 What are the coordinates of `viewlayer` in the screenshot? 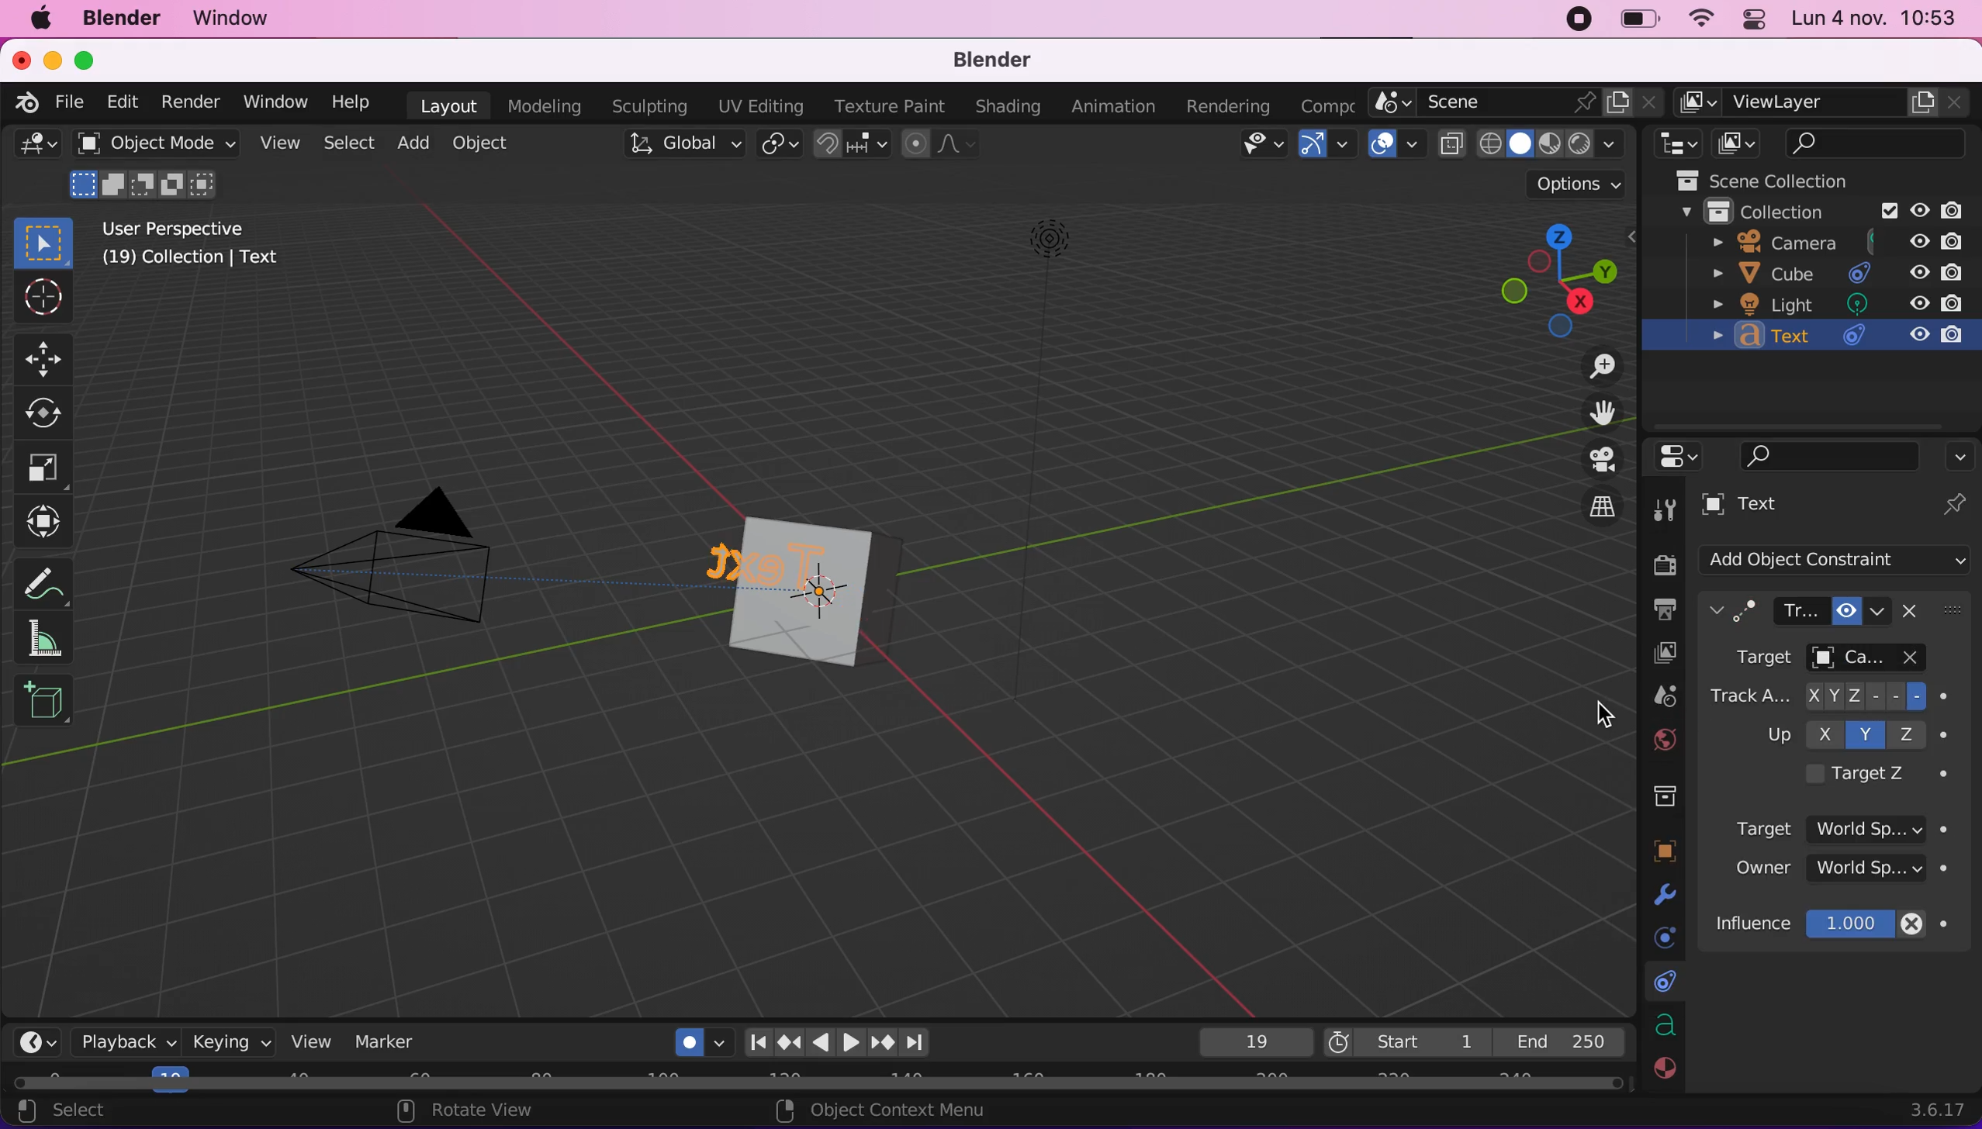 It's located at (1652, 654).